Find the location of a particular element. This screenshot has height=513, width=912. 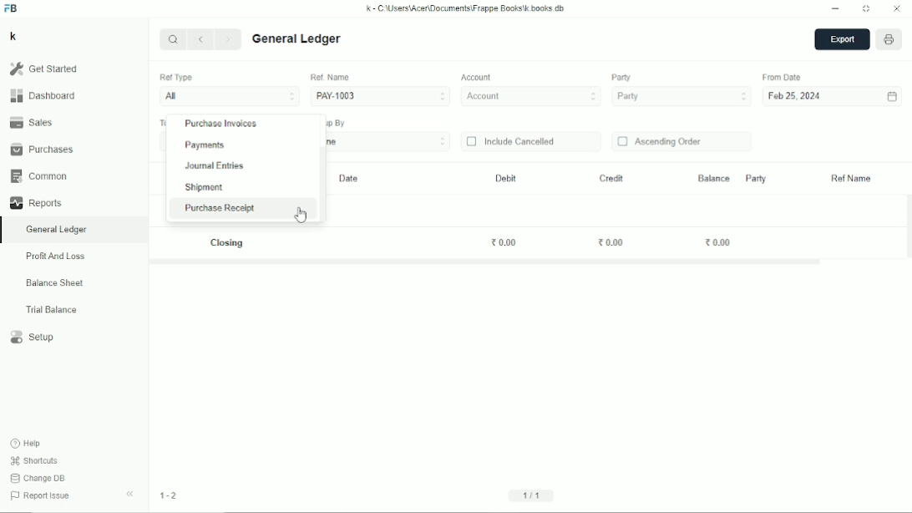

Export is located at coordinates (842, 40).